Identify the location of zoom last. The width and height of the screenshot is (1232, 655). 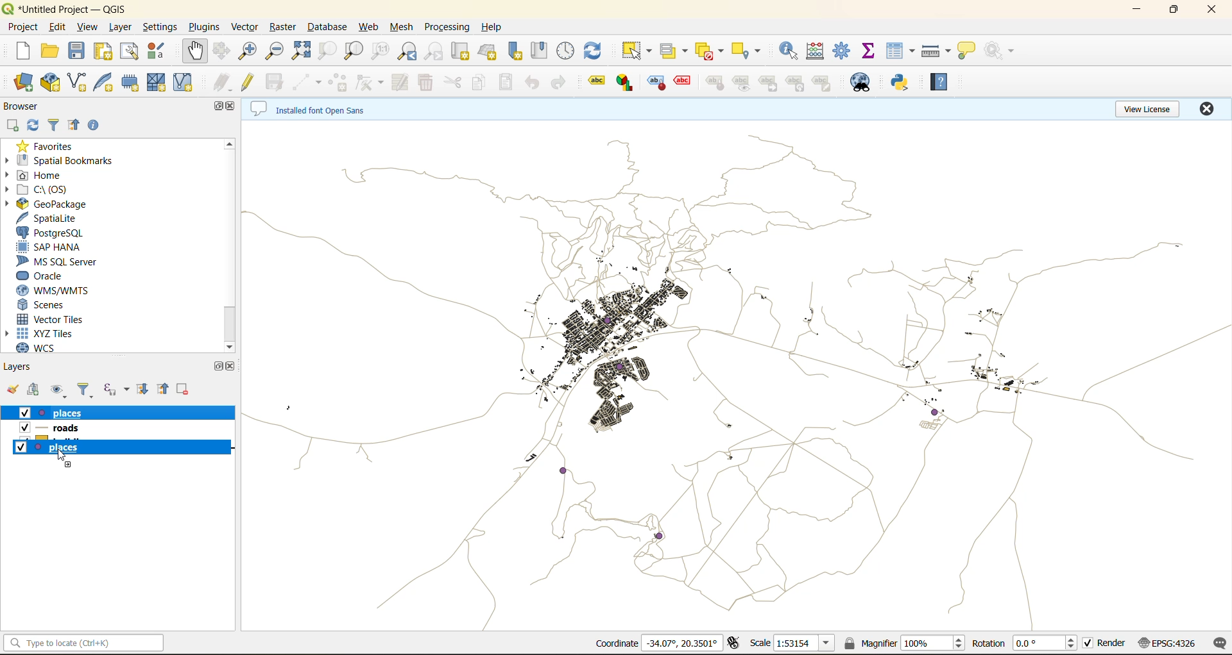
(412, 51).